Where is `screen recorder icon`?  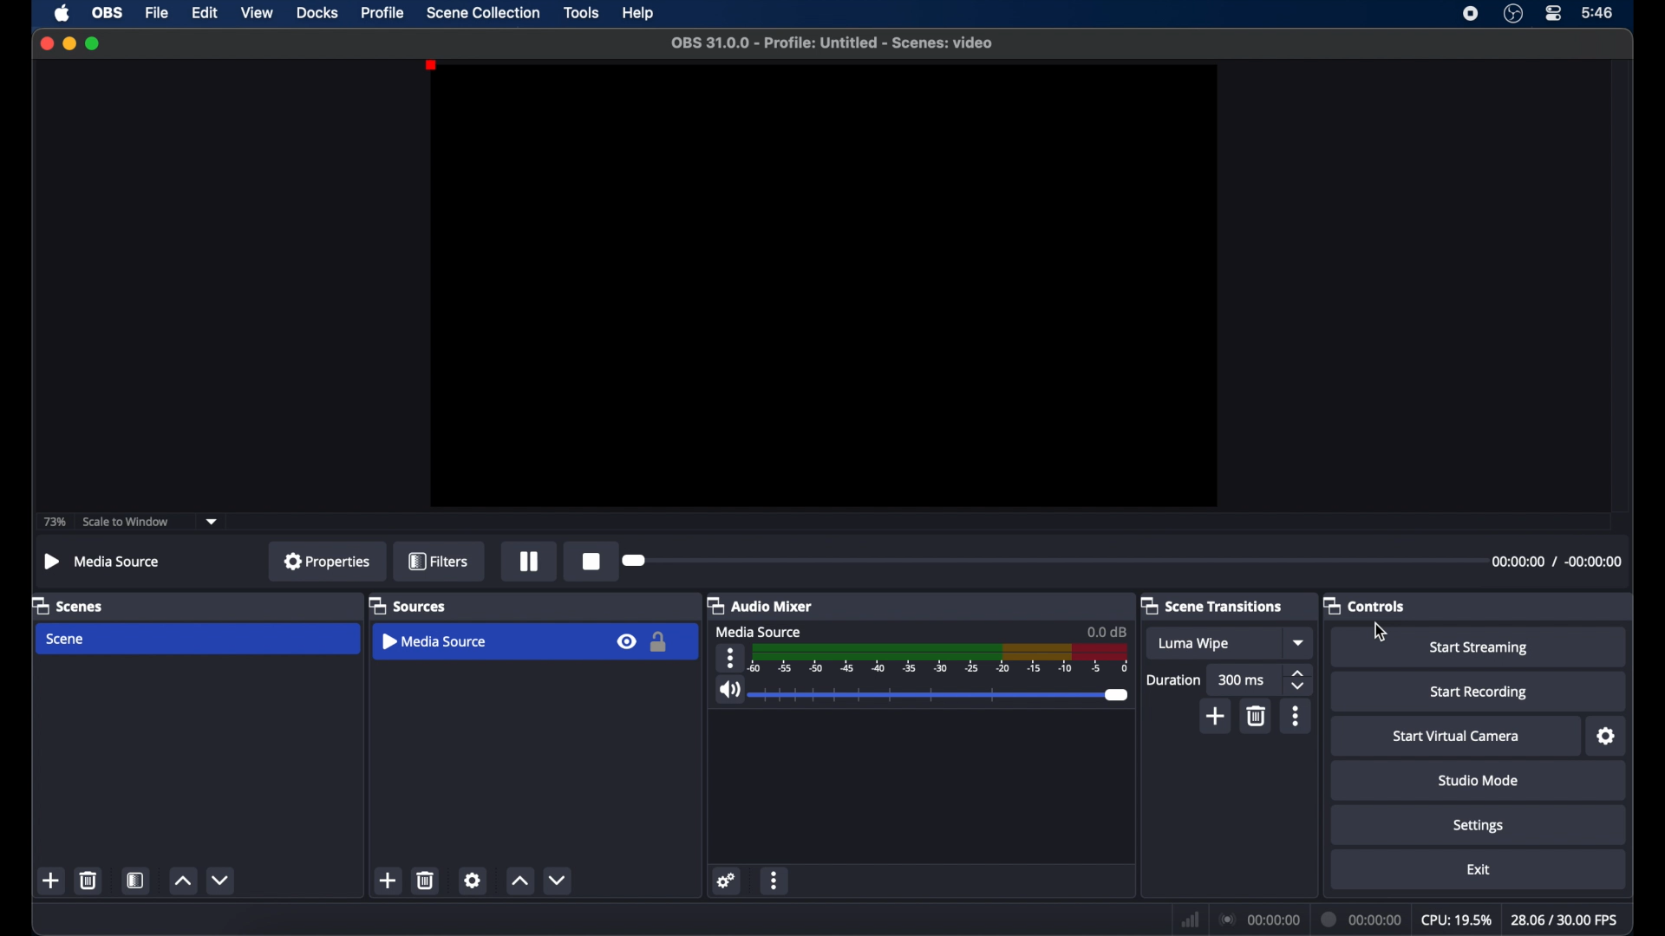 screen recorder icon is located at coordinates (1471, 12).